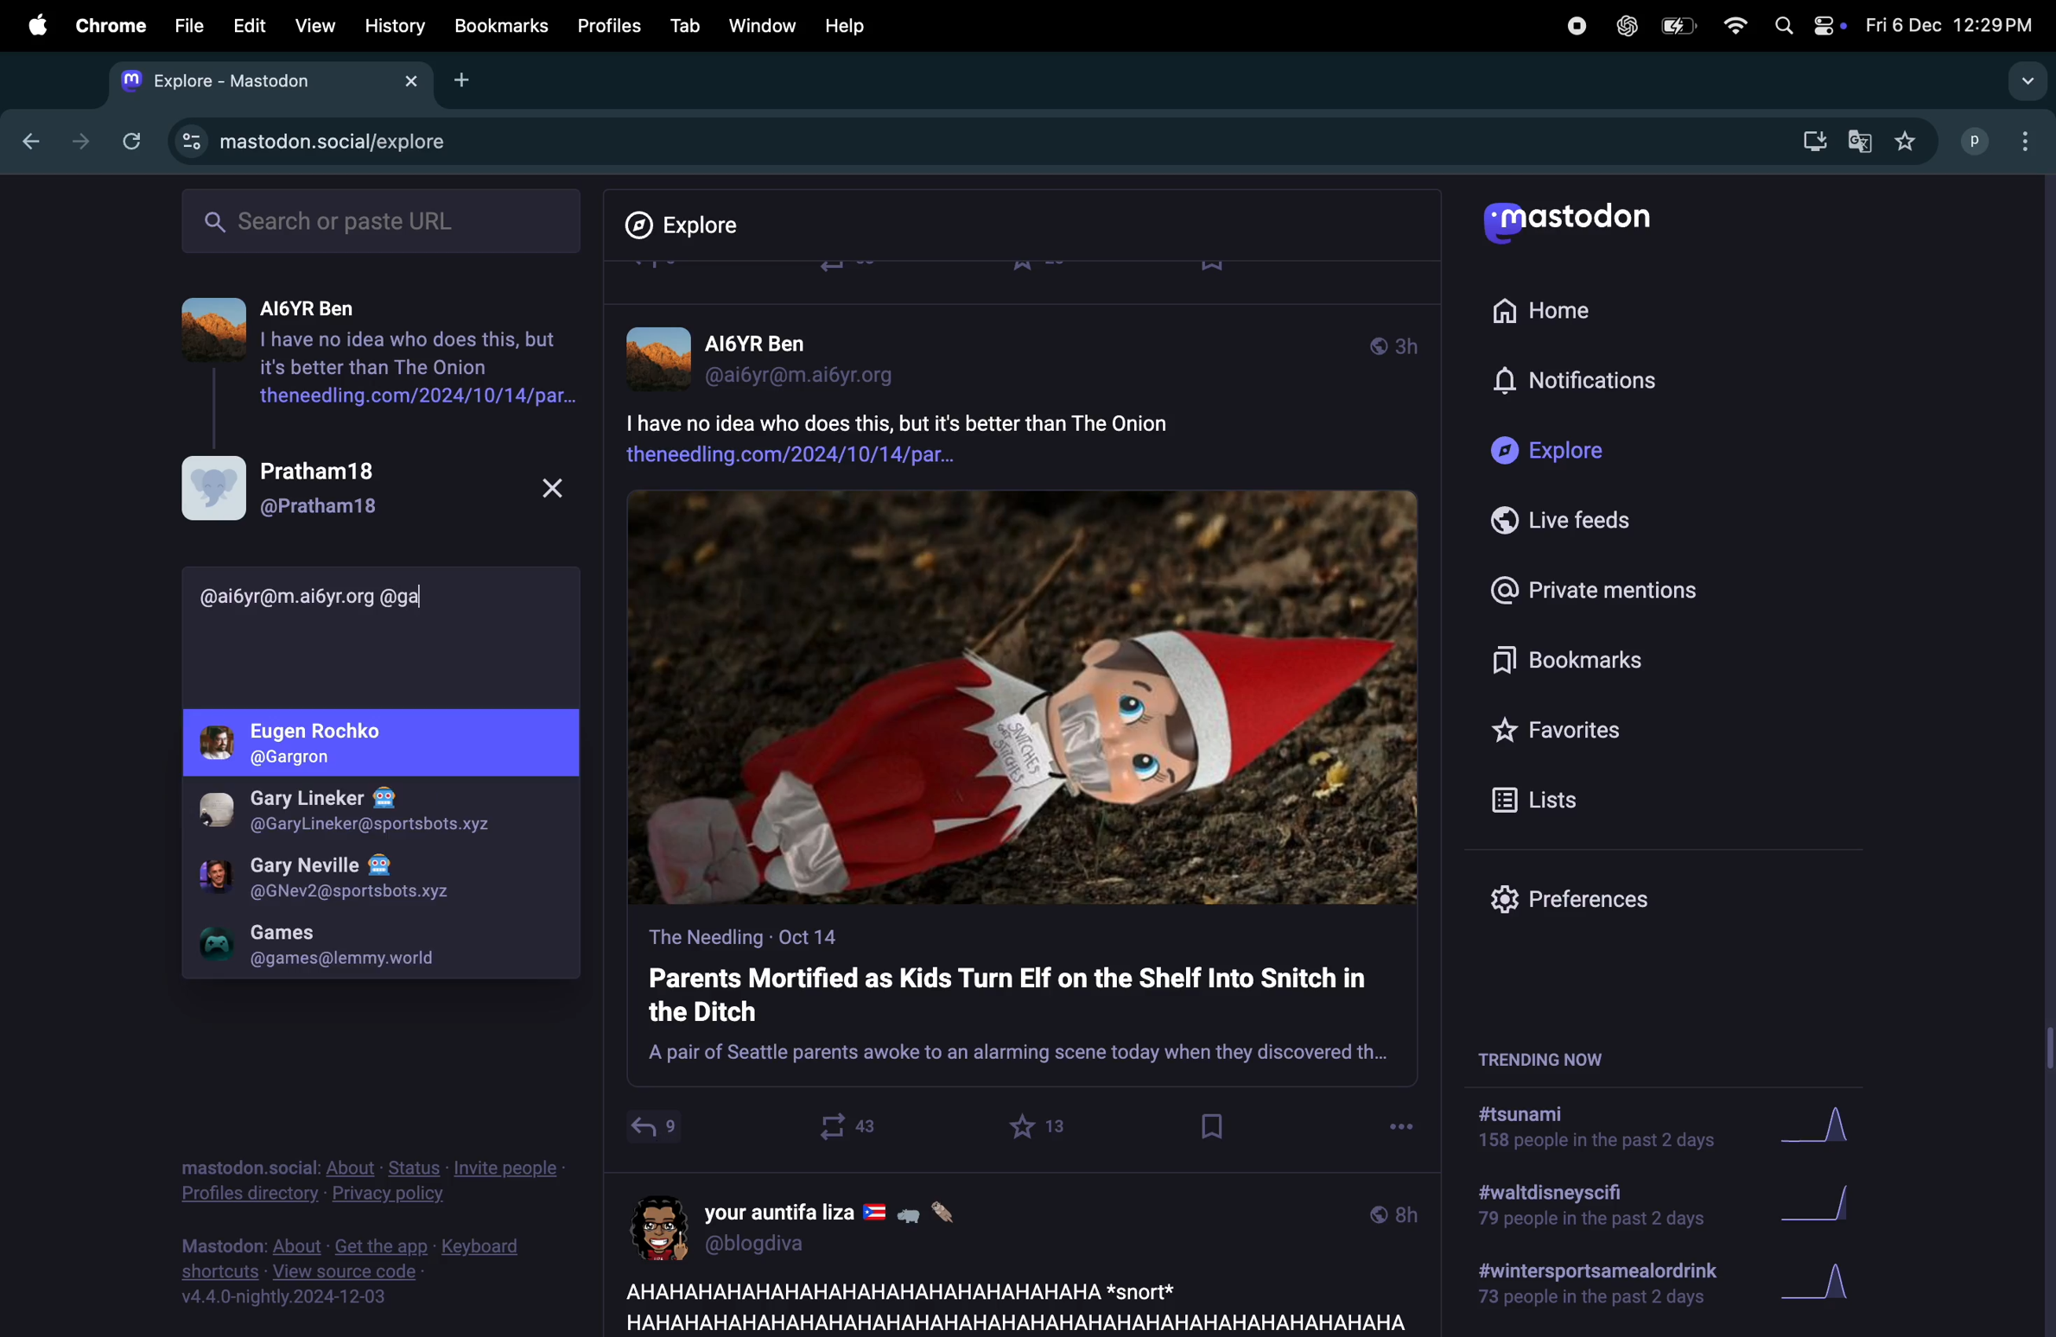 The image size is (2056, 1337). Describe the element at coordinates (1576, 225) in the screenshot. I see `mastodon` at that location.